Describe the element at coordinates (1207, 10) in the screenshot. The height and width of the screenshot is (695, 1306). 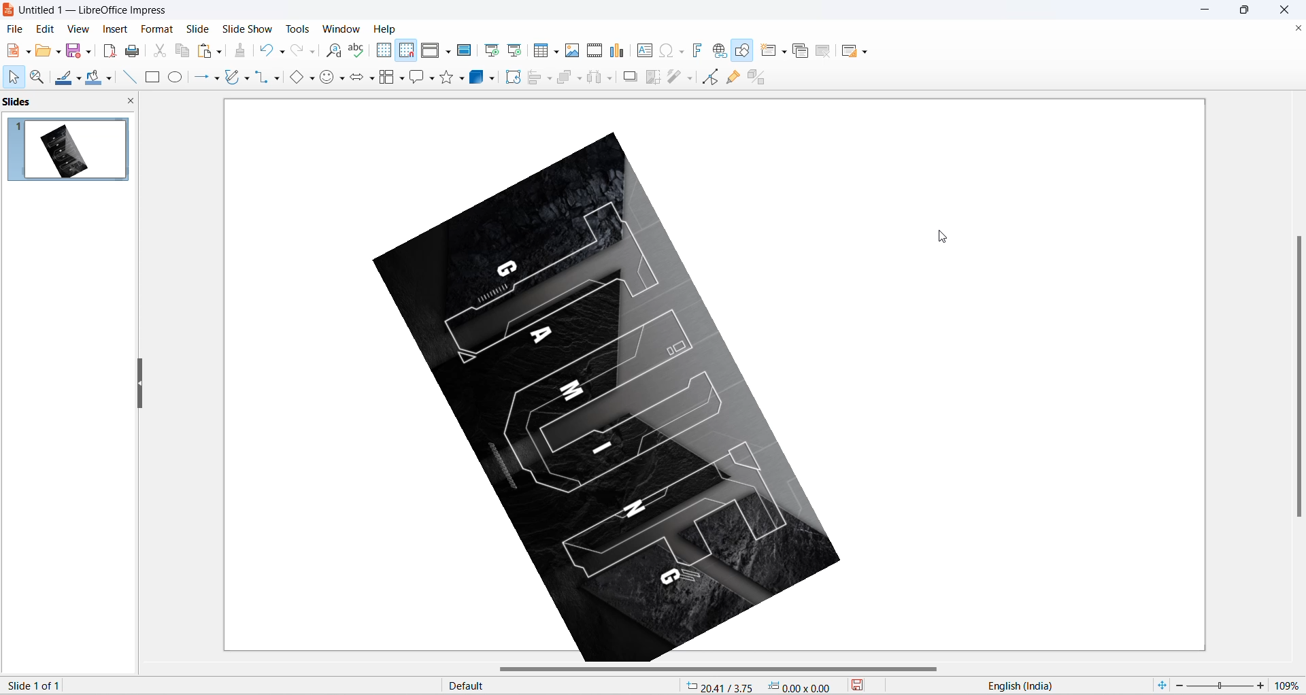
I see `minimize` at that location.